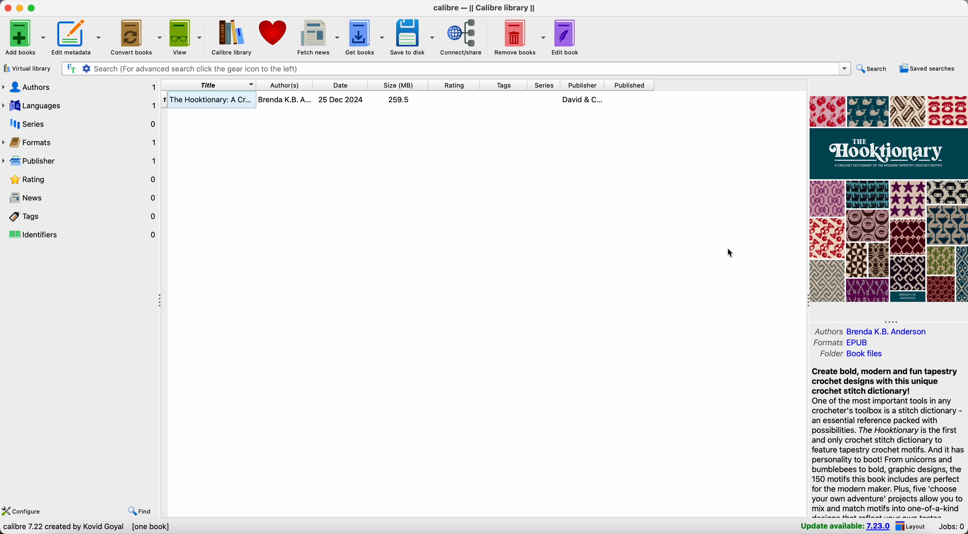  What do you see at coordinates (454, 84) in the screenshot?
I see `rating` at bounding box center [454, 84].